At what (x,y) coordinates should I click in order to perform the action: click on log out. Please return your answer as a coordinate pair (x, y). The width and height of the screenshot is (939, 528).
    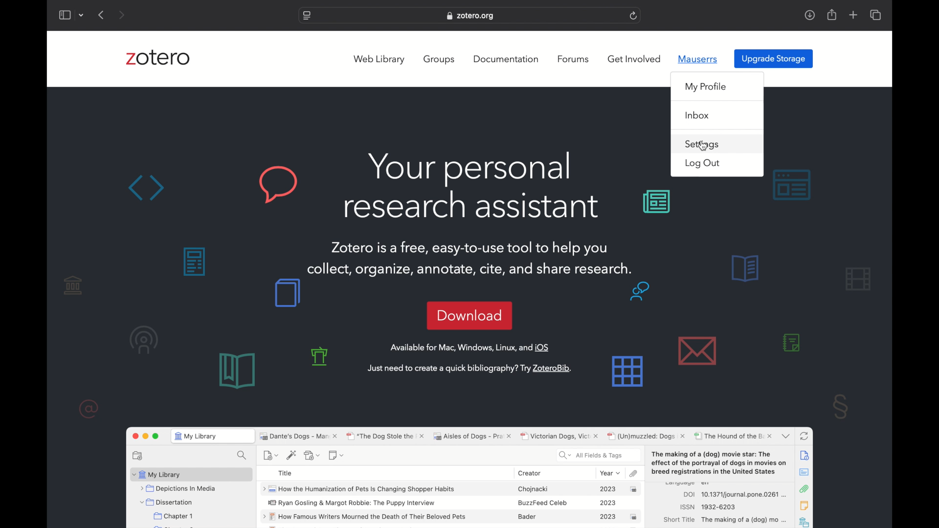
    Looking at the image, I should click on (703, 164).